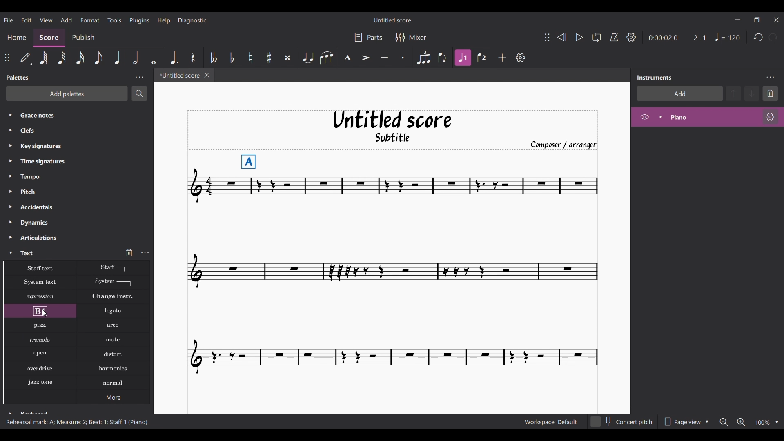 The height and width of the screenshot is (441, 784). I want to click on Edit menu, so click(27, 20).